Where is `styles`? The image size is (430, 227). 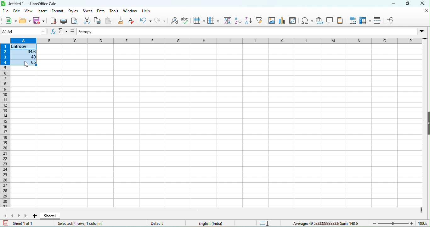 styles is located at coordinates (74, 11).